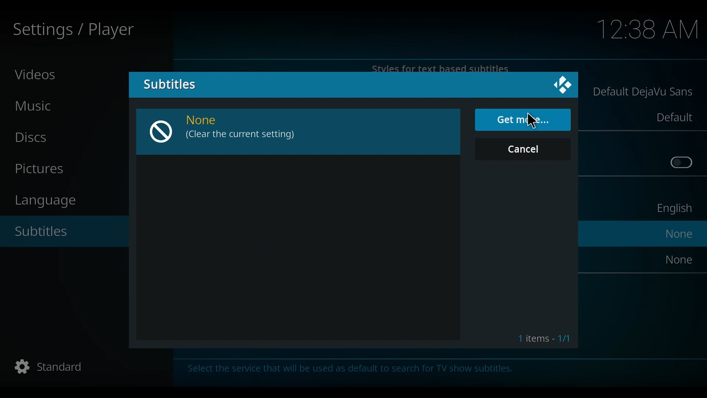  Describe the element at coordinates (534, 122) in the screenshot. I see `Cursor` at that location.